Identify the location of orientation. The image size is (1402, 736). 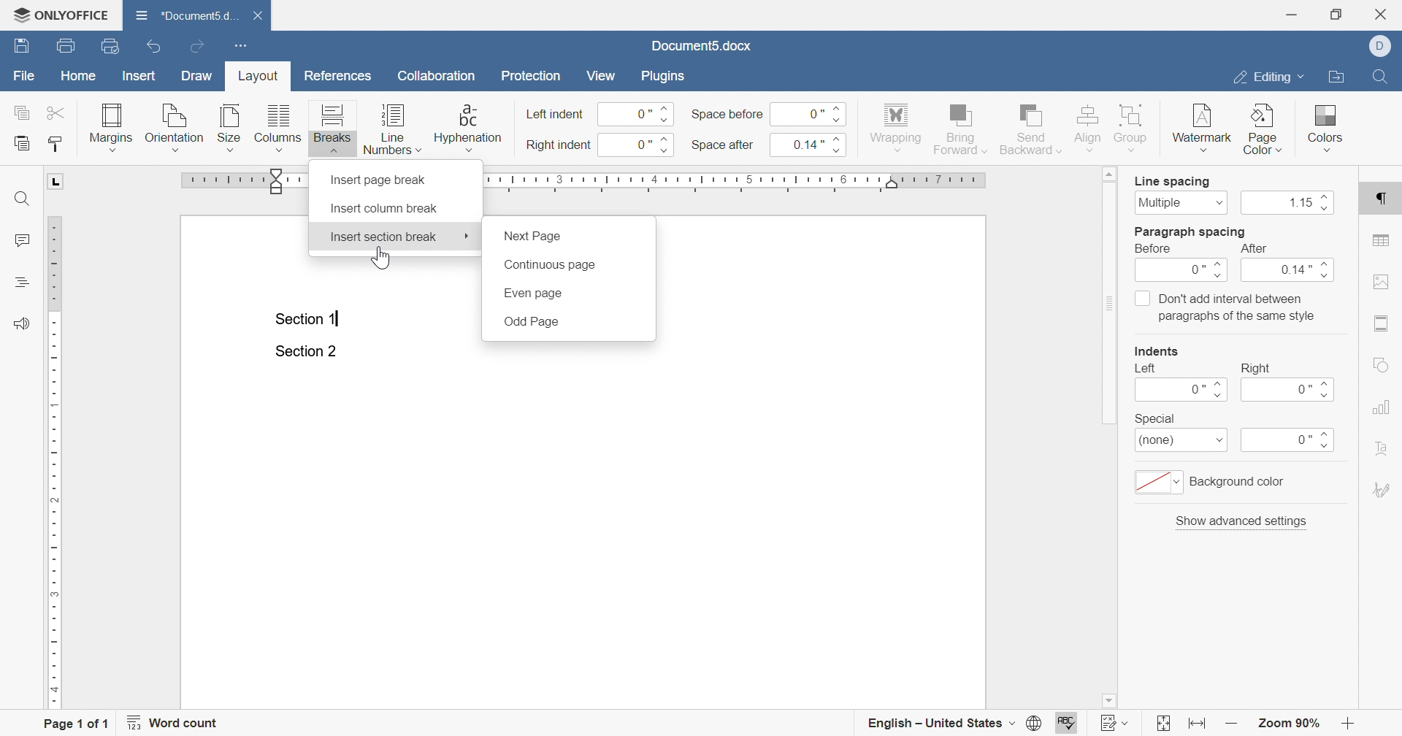
(175, 126).